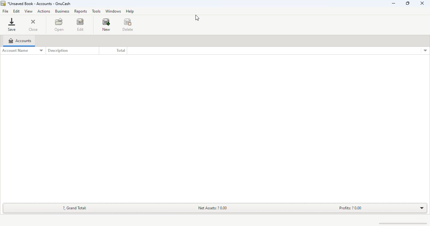  Describe the element at coordinates (399, 223) in the screenshot. I see `scroll` at that location.